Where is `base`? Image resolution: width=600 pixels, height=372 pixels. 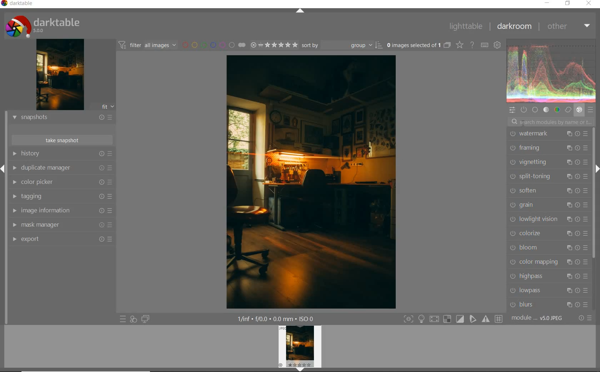 base is located at coordinates (535, 110).